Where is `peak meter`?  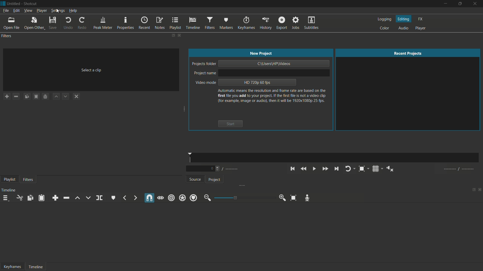
peak meter is located at coordinates (103, 23).